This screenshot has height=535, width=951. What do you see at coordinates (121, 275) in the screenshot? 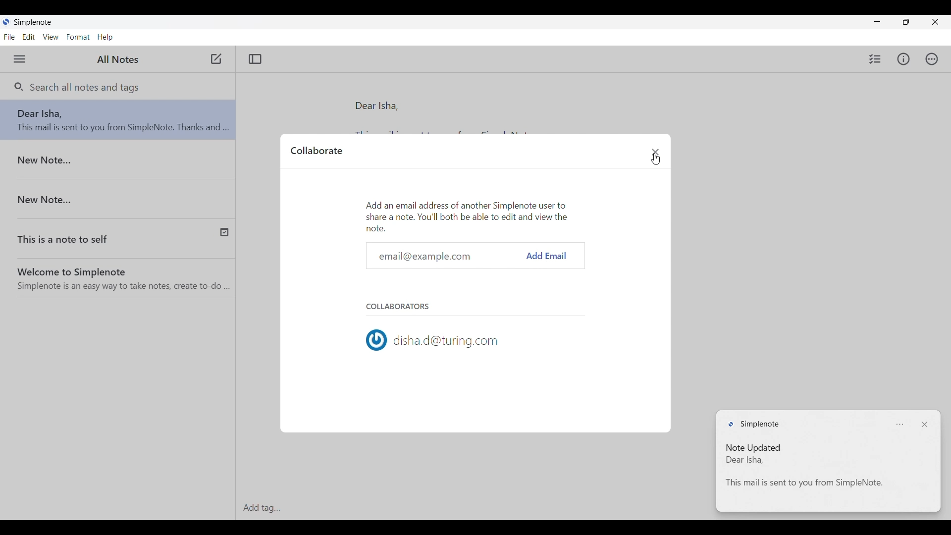
I see `Welcome note from SimpleNote` at bounding box center [121, 275].